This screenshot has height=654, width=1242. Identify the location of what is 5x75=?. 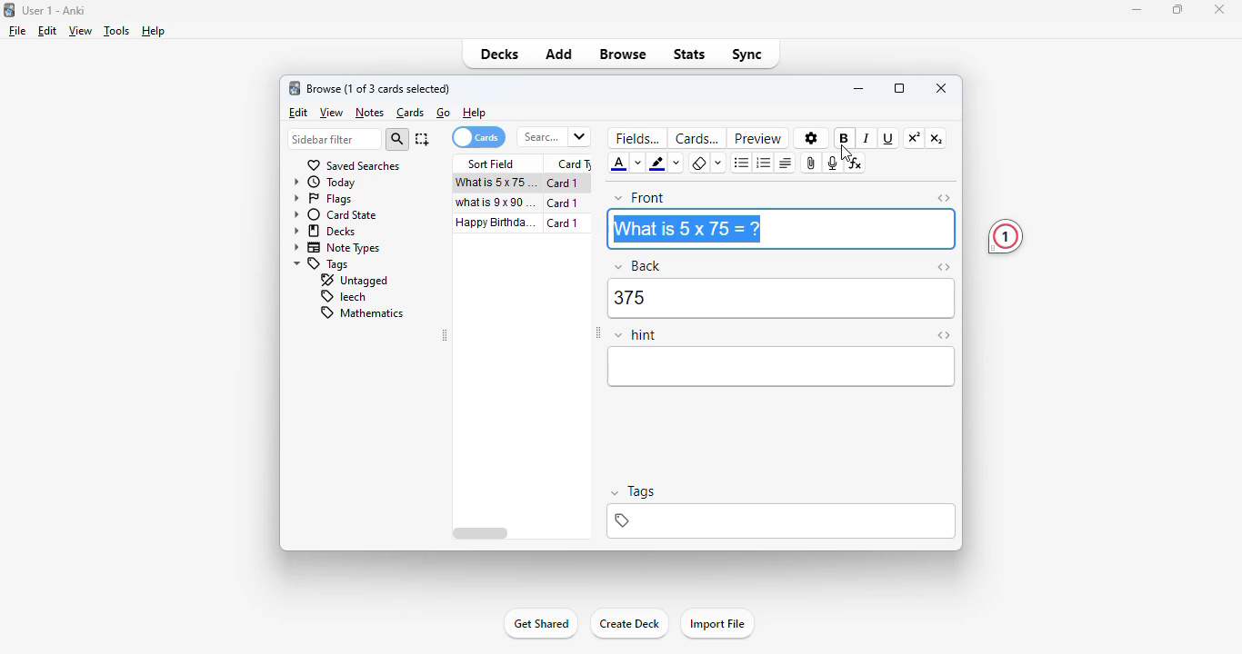
(496, 183).